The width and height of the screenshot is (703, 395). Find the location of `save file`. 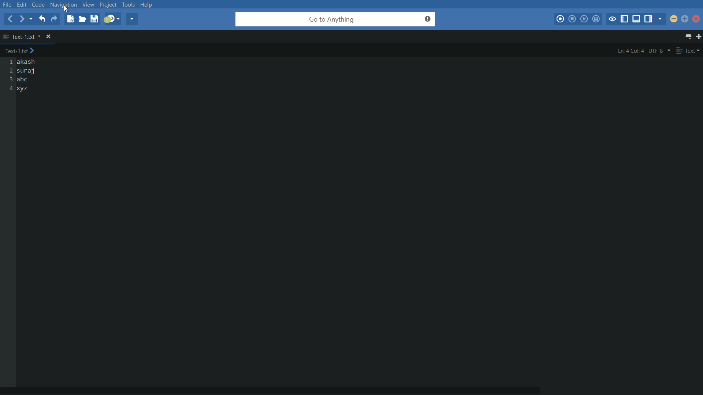

save file is located at coordinates (94, 19).